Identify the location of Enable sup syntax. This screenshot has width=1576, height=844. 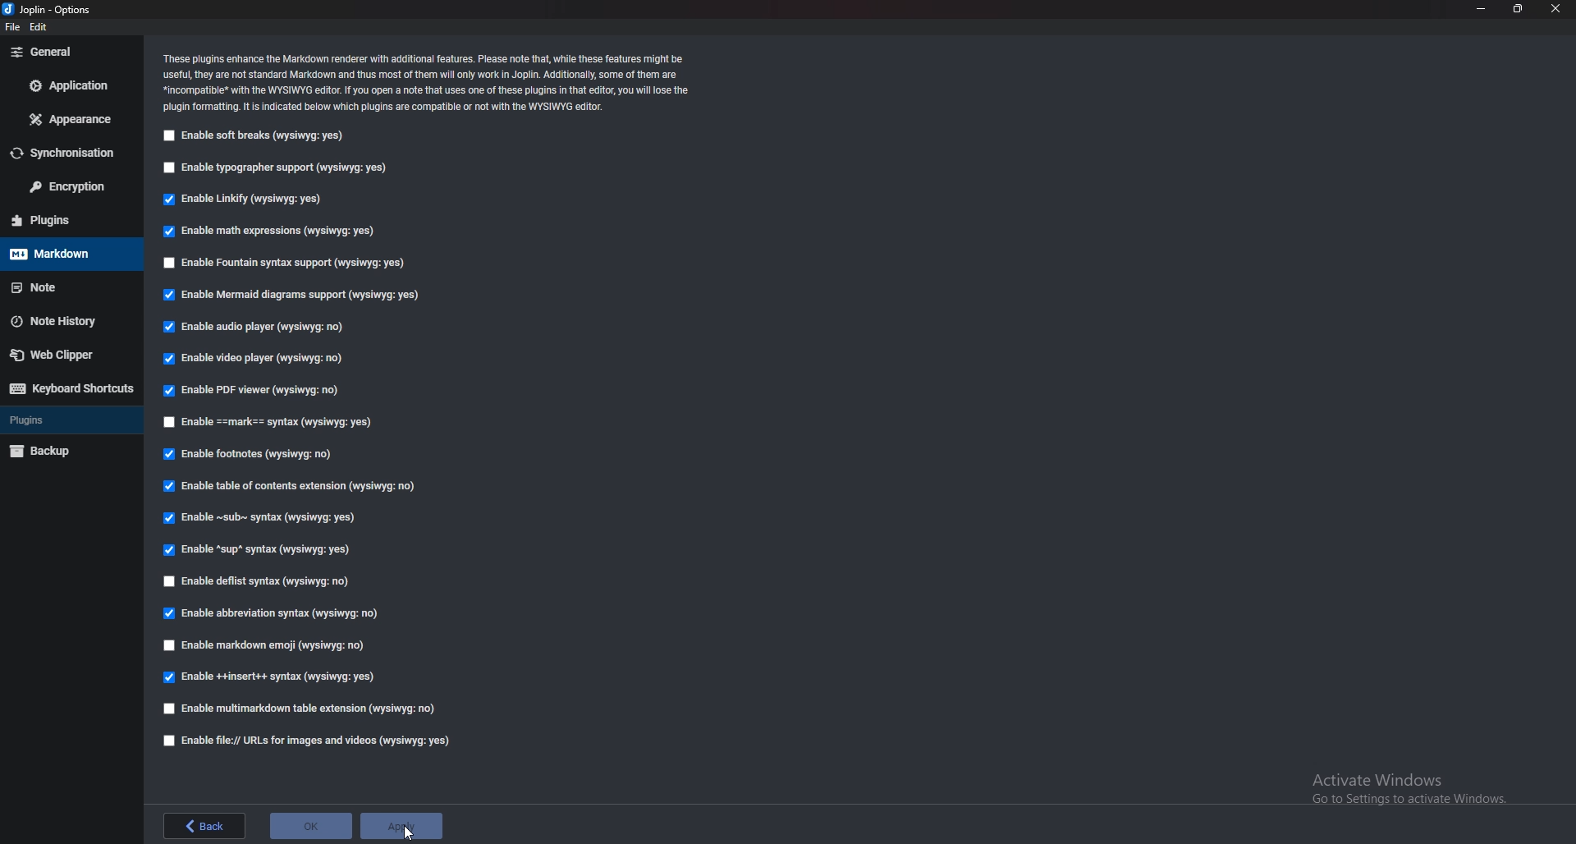
(259, 550).